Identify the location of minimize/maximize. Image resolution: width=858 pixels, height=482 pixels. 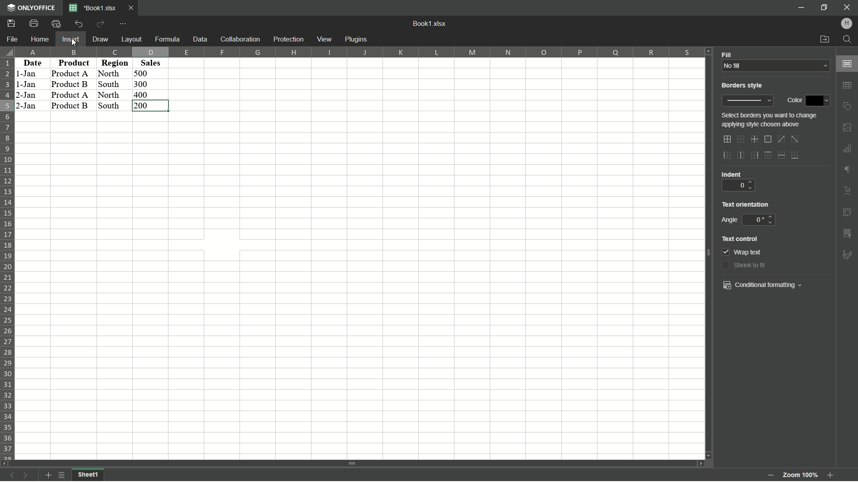
(824, 8).